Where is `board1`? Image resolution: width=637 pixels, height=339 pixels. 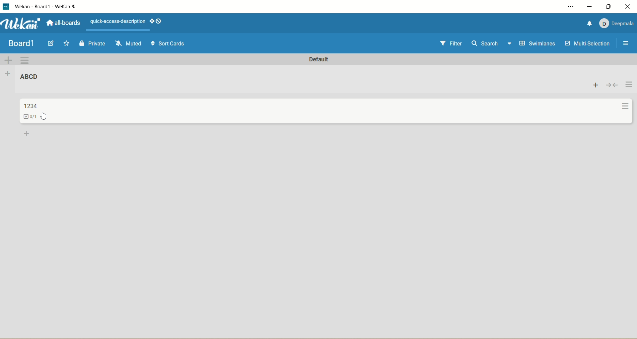 board1 is located at coordinates (23, 44).